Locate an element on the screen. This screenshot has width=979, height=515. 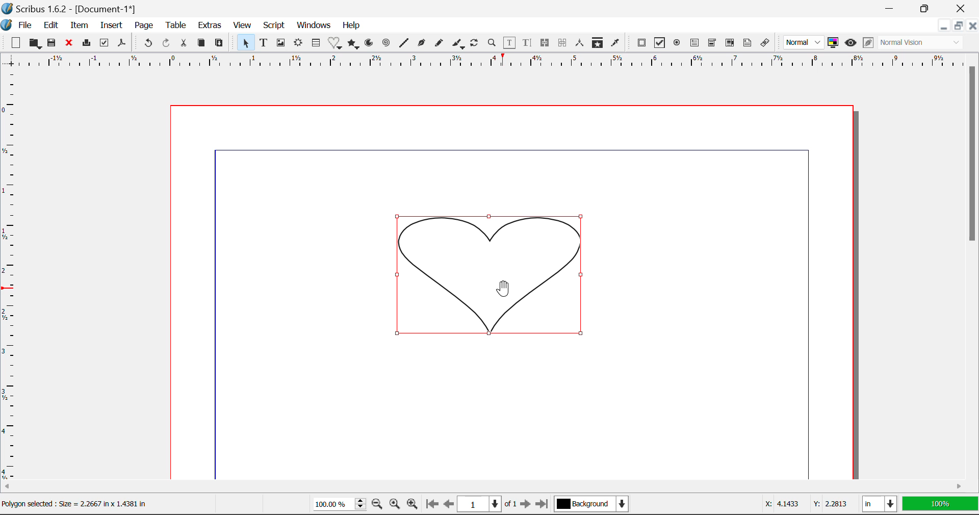
Insert is located at coordinates (110, 25).